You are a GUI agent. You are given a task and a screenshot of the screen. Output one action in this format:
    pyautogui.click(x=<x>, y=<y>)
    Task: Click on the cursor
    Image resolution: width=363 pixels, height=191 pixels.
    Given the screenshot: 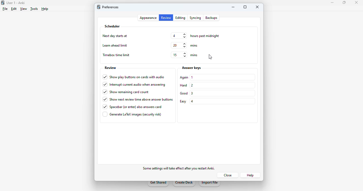 What is the action you would take?
    pyautogui.click(x=210, y=57)
    